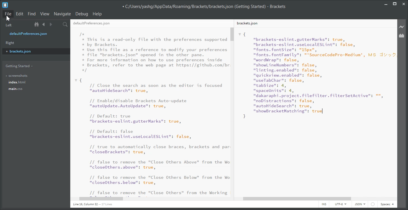  Describe the element at coordinates (32, 34) in the screenshot. I see `defaultPreferences.json` at that location.